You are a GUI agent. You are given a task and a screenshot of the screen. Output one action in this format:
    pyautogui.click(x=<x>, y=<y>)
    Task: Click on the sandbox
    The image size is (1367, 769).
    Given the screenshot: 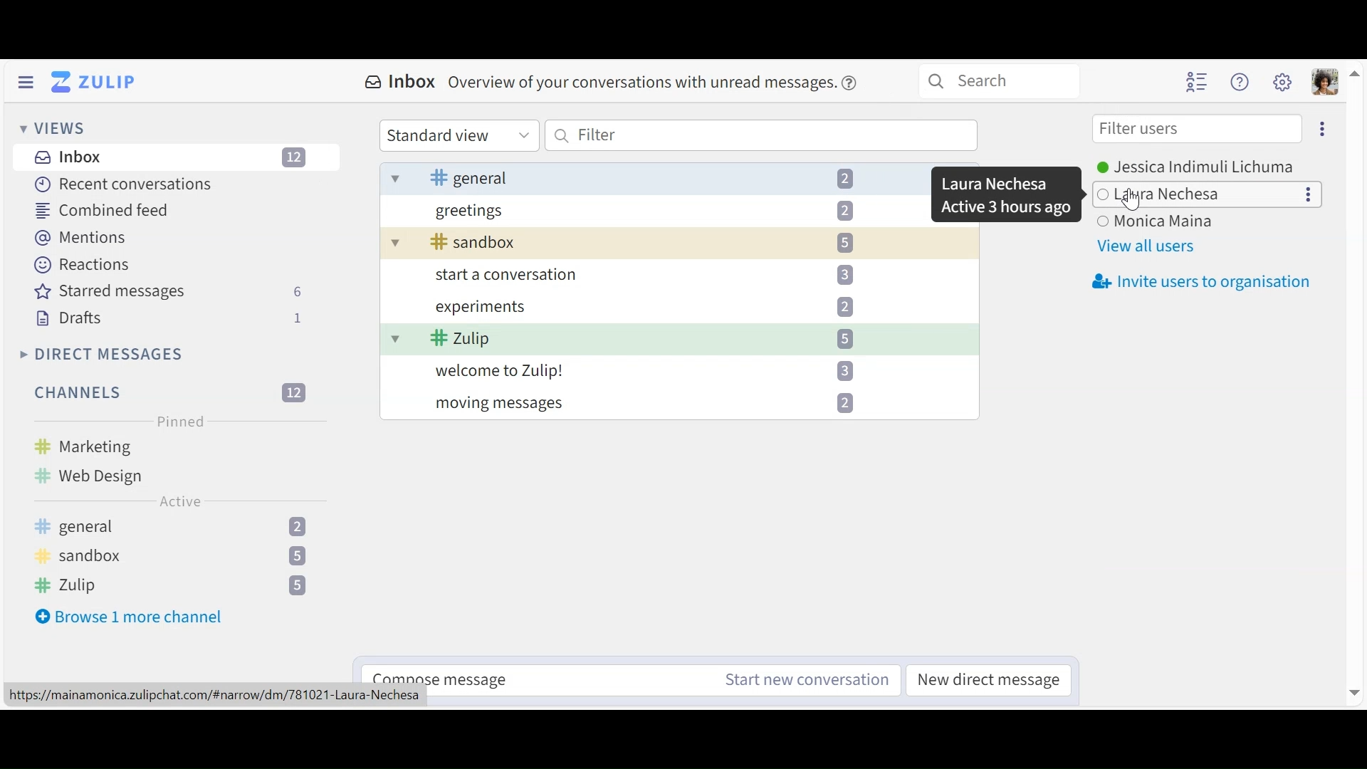 What is the action you would take?
    pyautogui.click(x=656, y=242)
    